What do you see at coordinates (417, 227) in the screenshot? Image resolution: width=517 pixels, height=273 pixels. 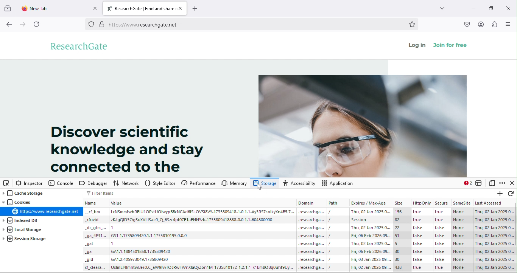 I see `false` at bounding box center [417, 227].